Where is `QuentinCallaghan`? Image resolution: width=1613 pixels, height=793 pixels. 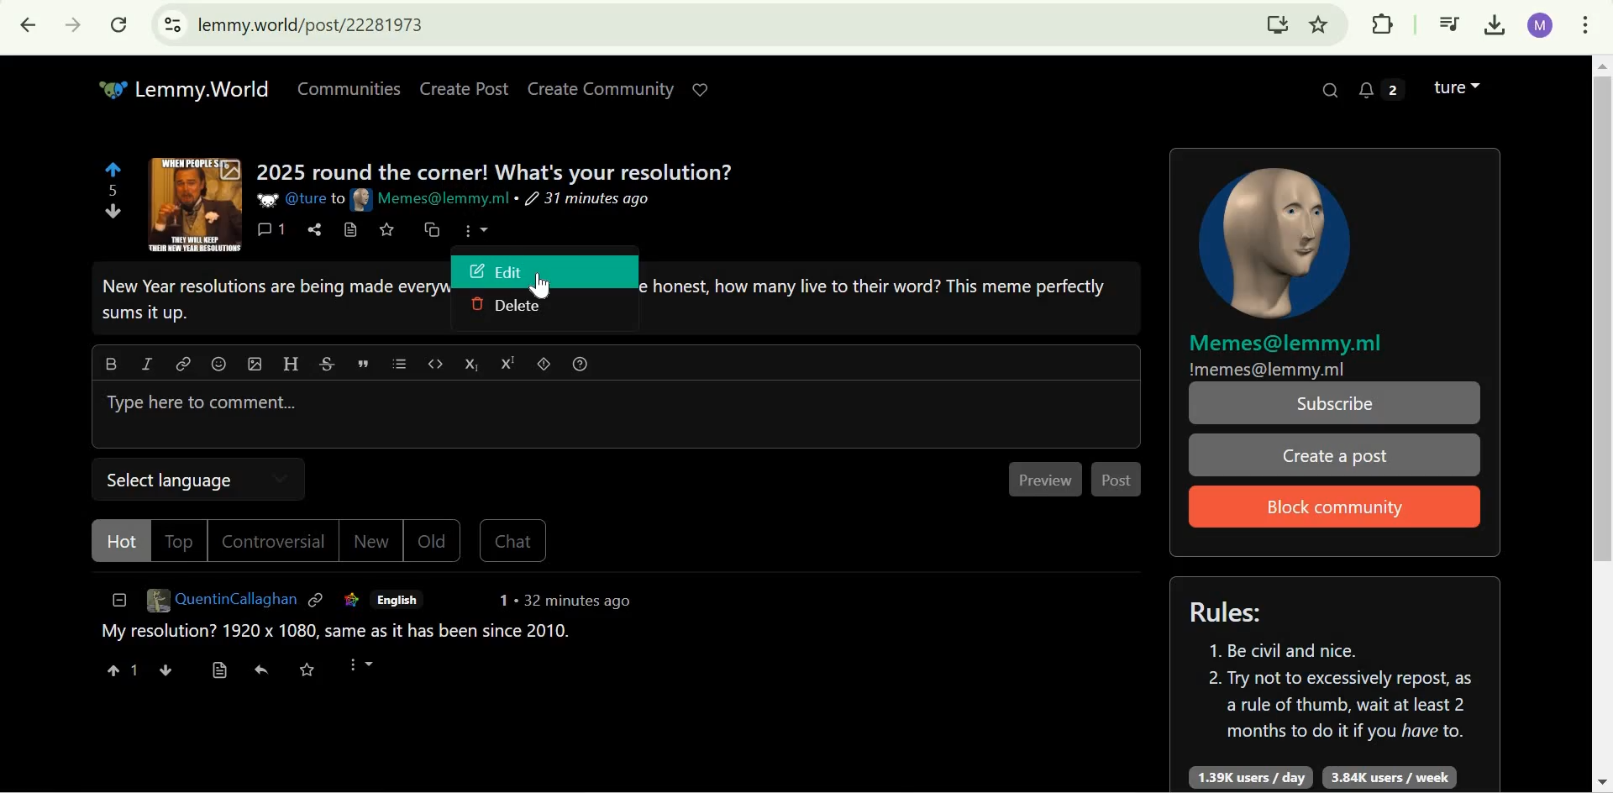
QuentinCallaghan is located at coordinates (222, 599).